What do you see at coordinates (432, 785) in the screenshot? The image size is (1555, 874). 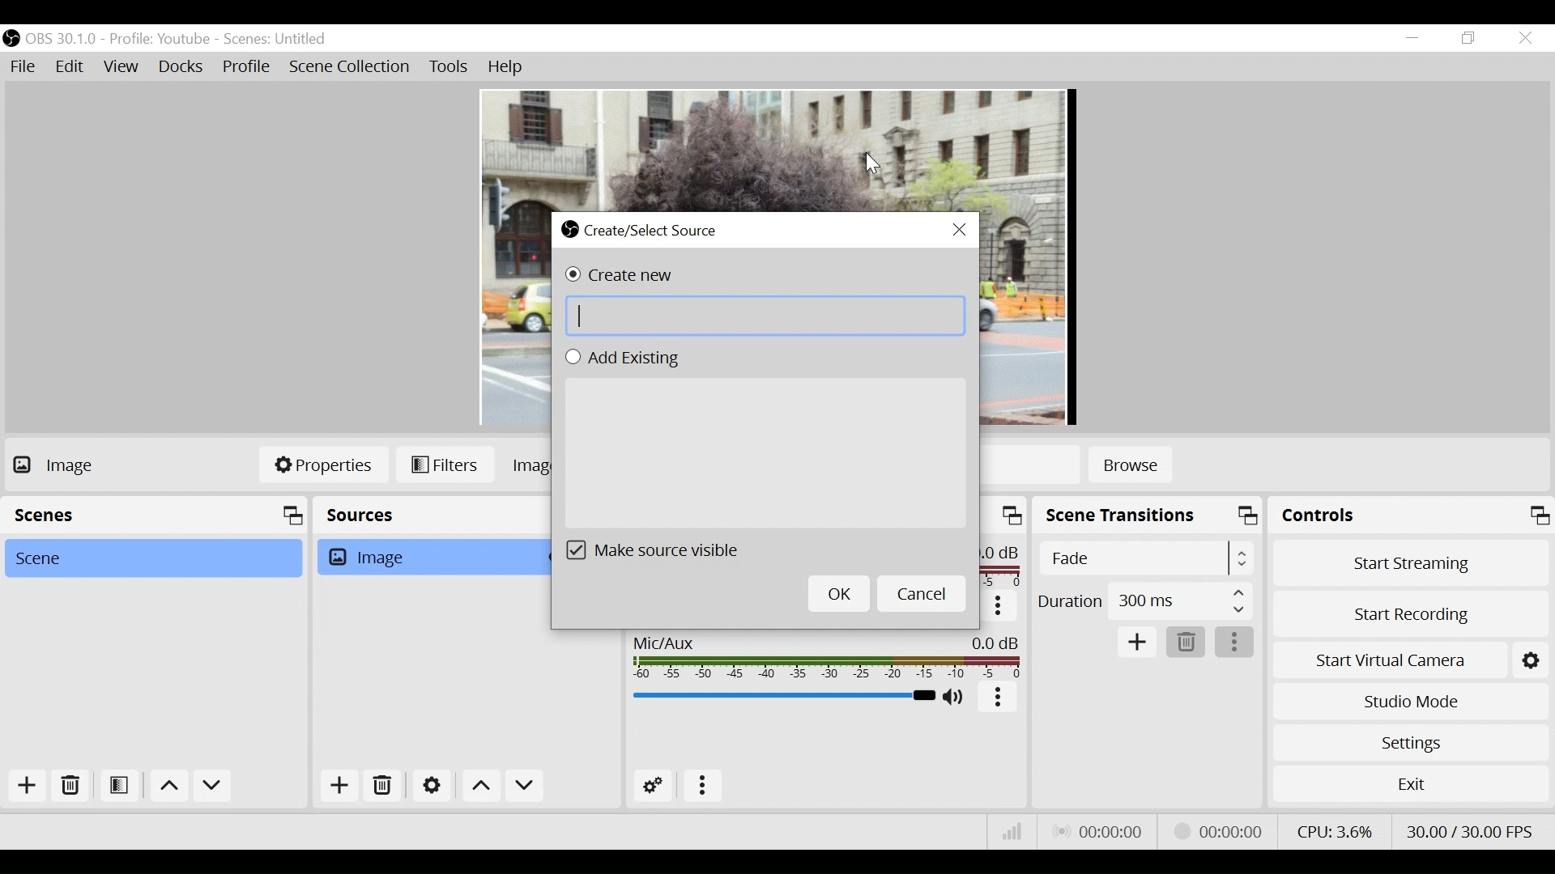 I see `Settings` at bounding box center [432, 785].